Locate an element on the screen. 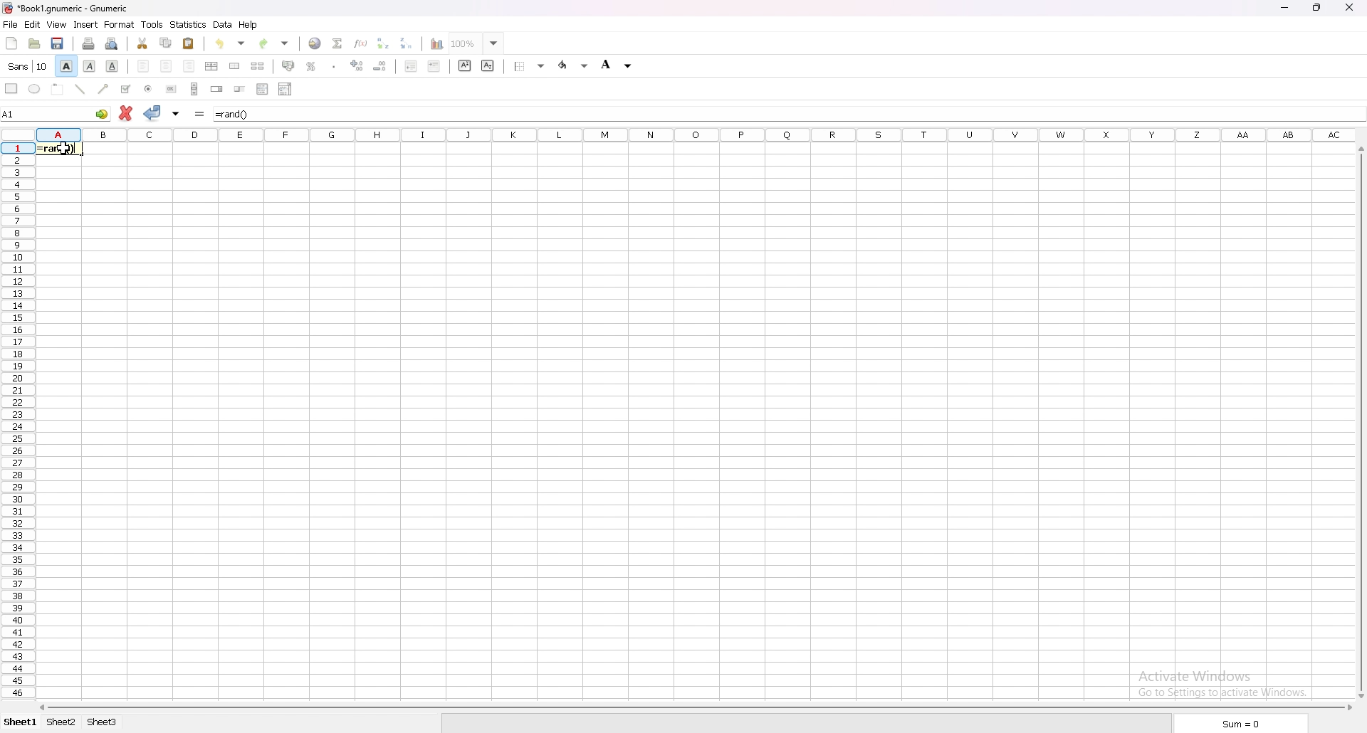  cursor is located at coordinates (65, 149).